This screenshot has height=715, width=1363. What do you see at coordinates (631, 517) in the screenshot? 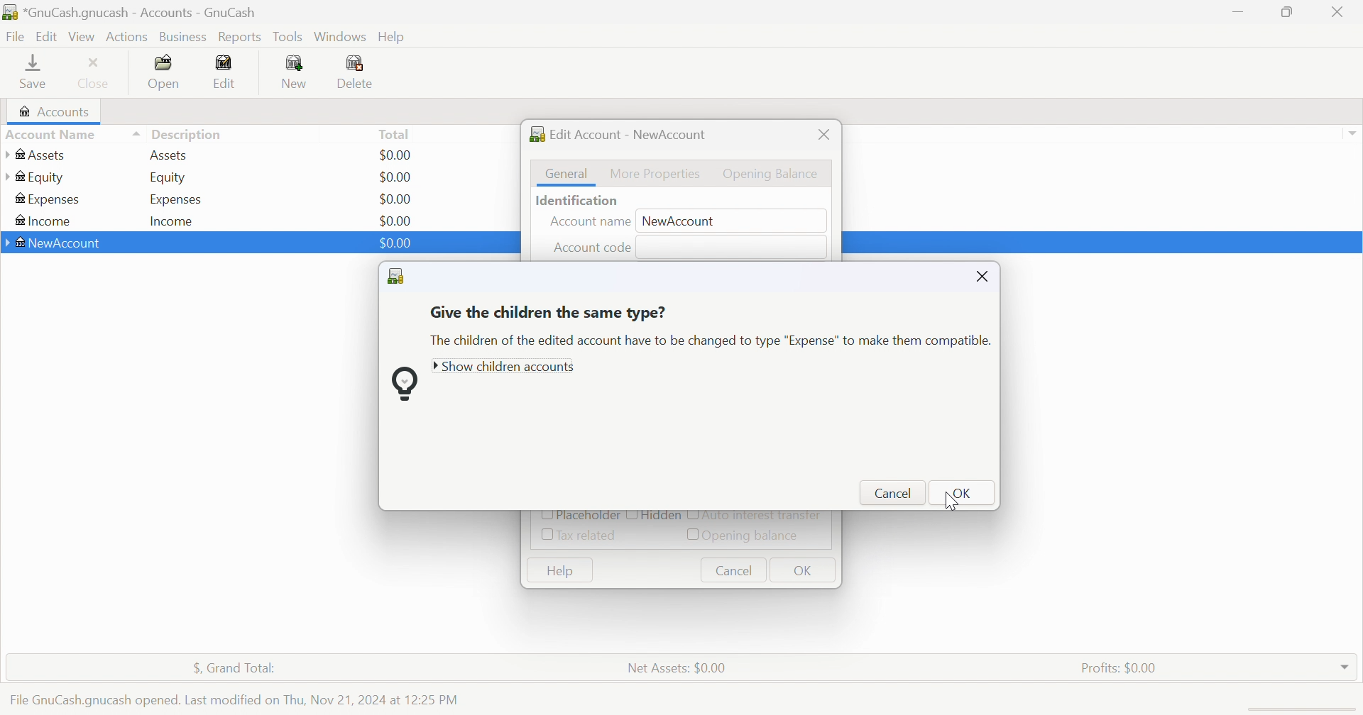
I see `checkbox` at bounding box center [631, 517].